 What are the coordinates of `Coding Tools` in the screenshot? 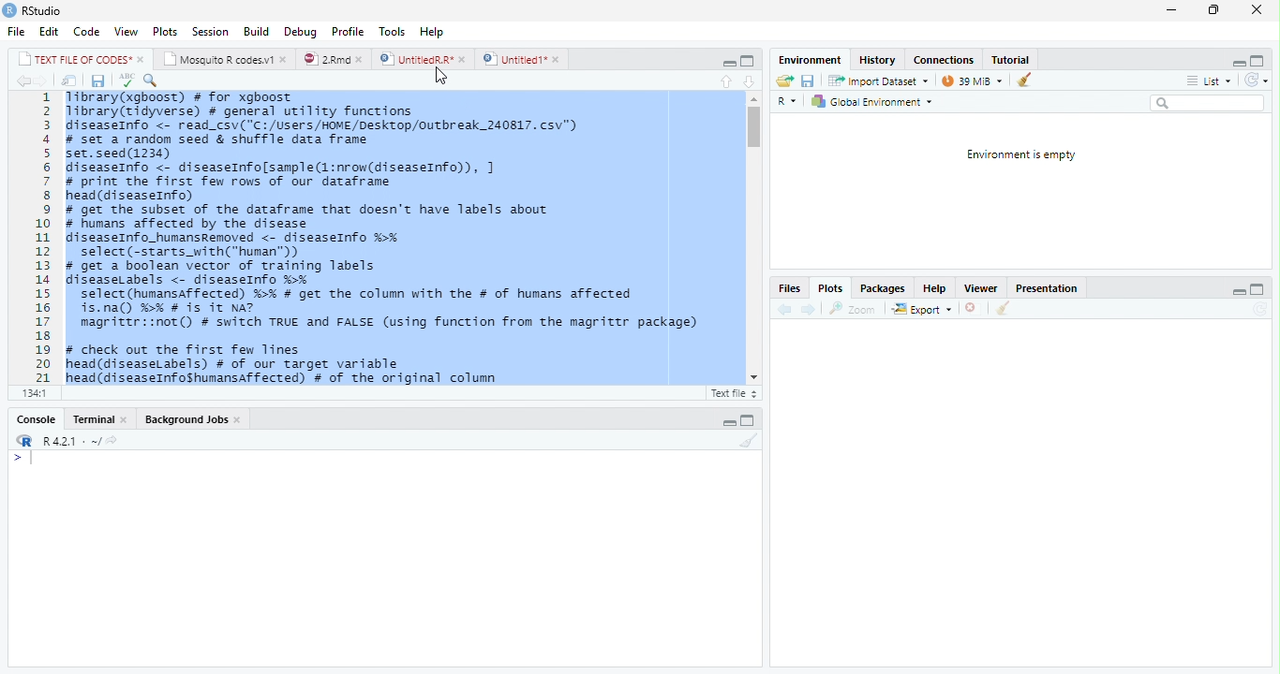 It's located at (249, 79).